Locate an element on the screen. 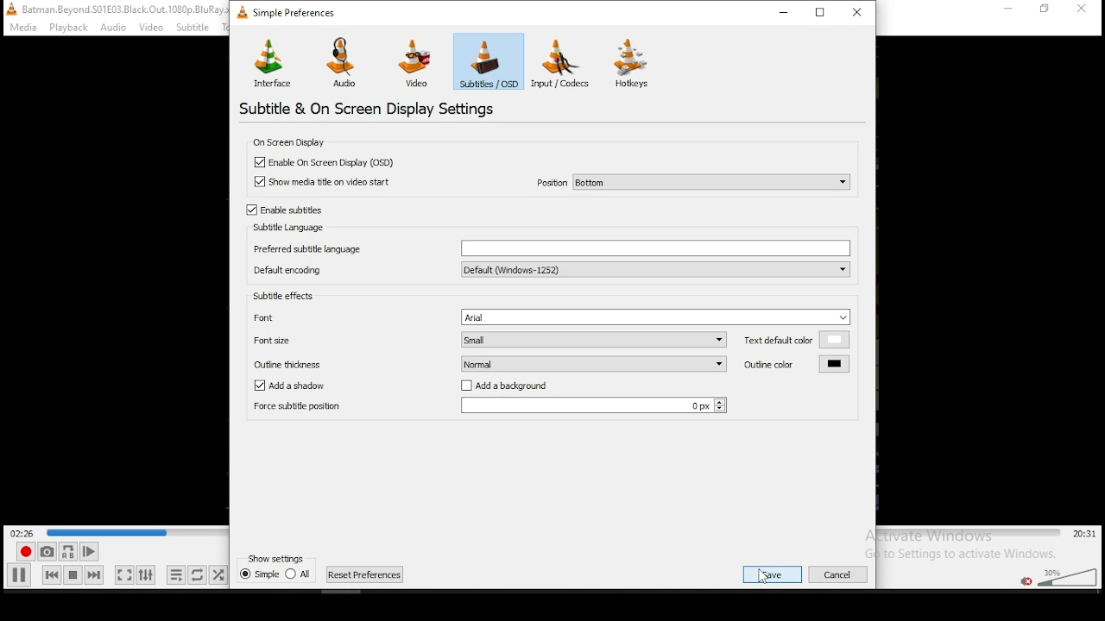 This screenshot has width=1105, height=621.  is located at coordinates (67, 28).